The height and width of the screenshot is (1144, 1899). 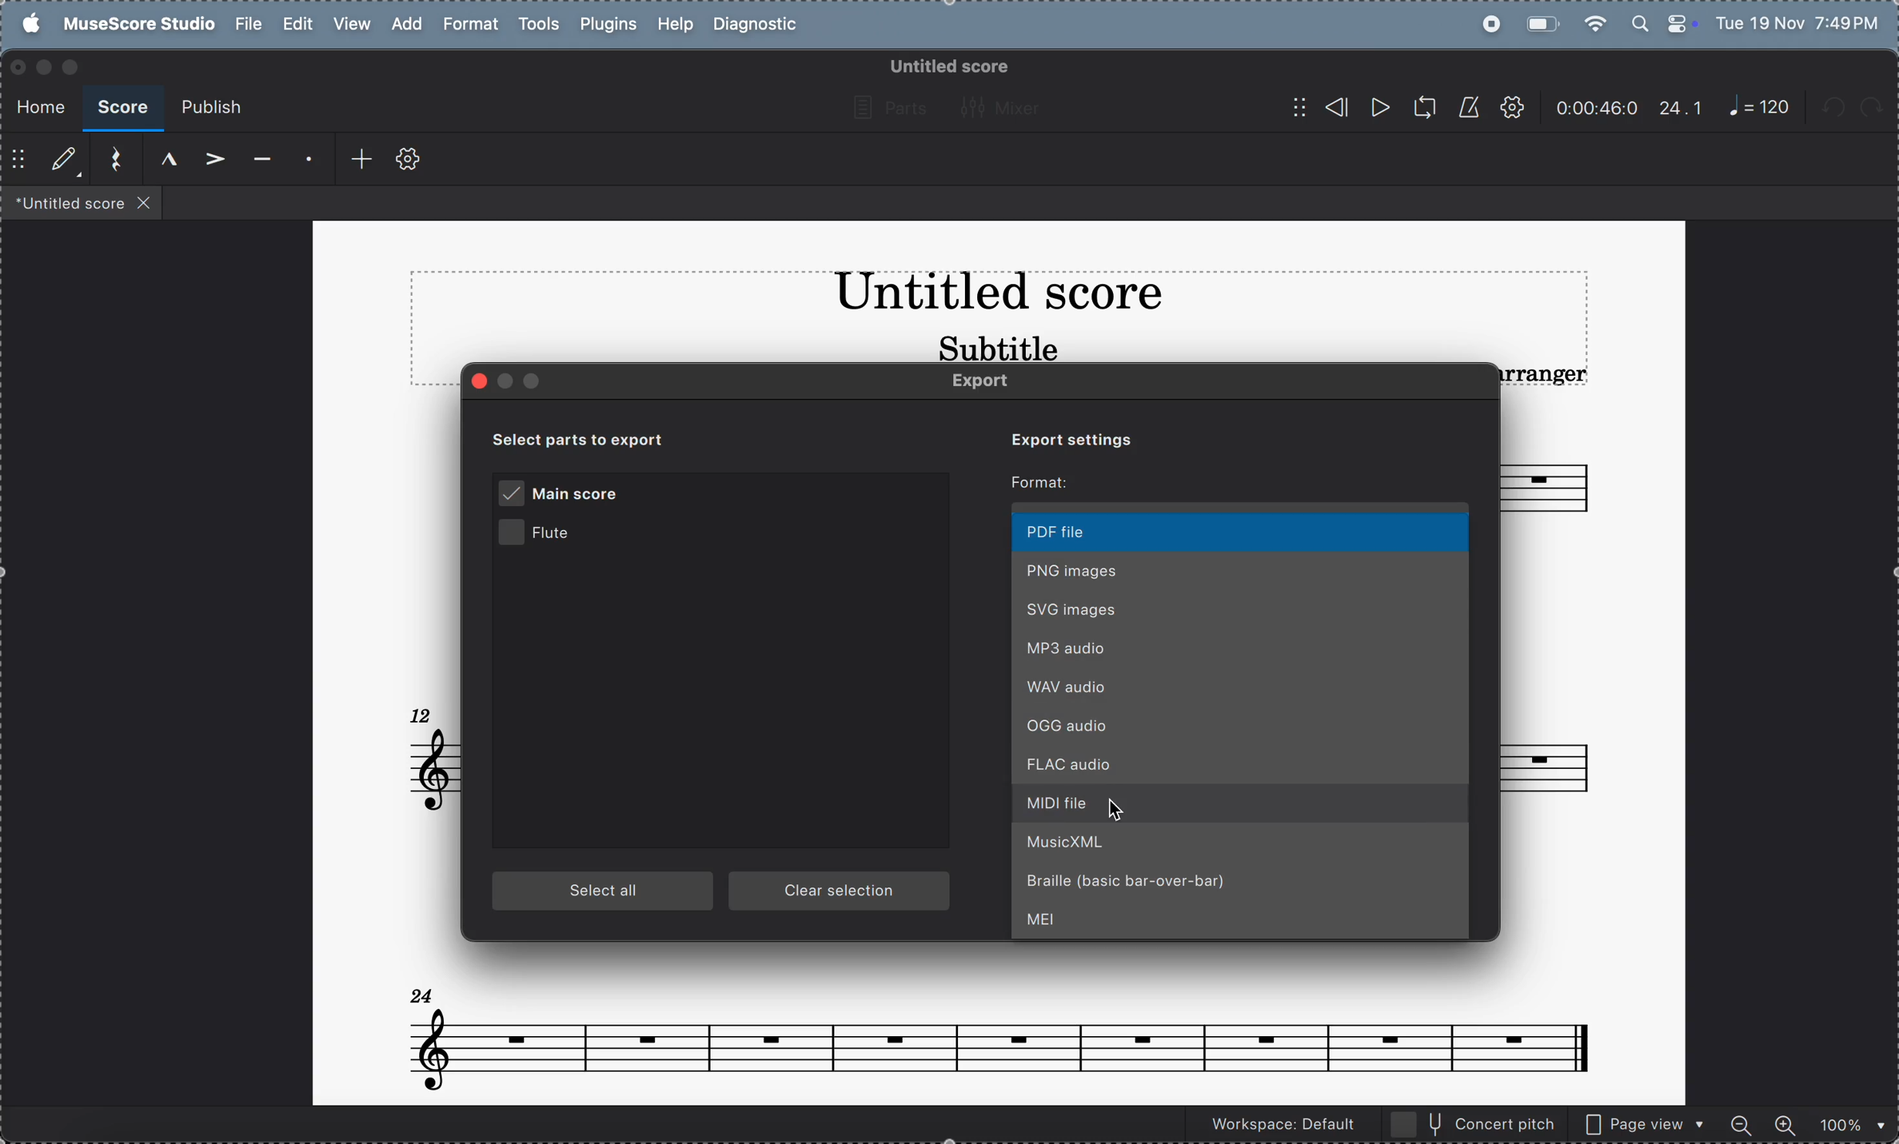 What do you see at coordinates (408, 160) in the screenshot?
I see `toolbar settings` at bounding box center [408, 160].